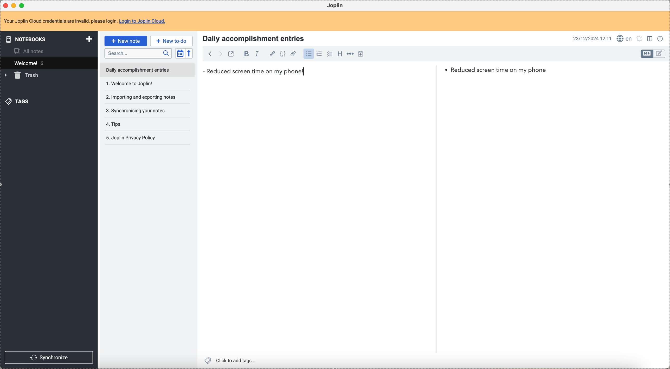 This screenshot has width=670, height=369. What do you see at coordinates (19, 101) in the screenshot?
I see `tags` at bounding box center [19, 101].